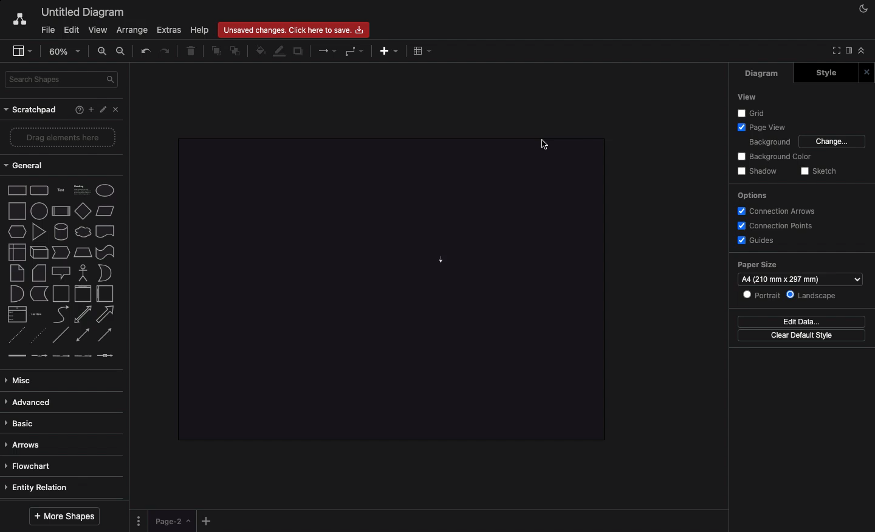  I want to click on Page, so click(173, 521).